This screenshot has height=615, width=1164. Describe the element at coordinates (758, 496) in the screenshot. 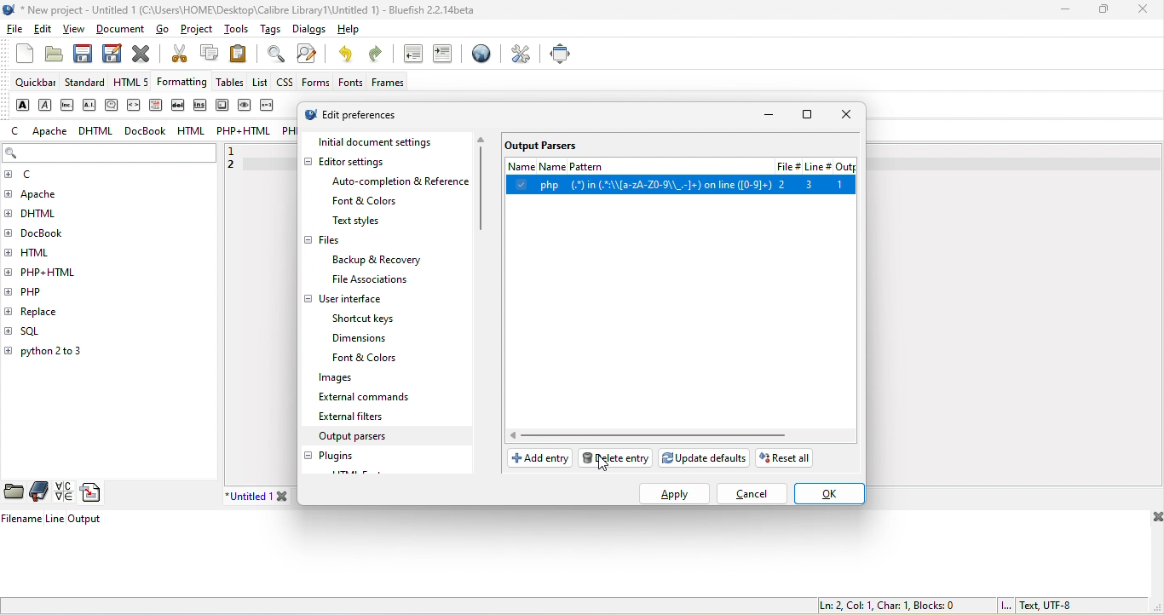

I see `cancel` at that location.